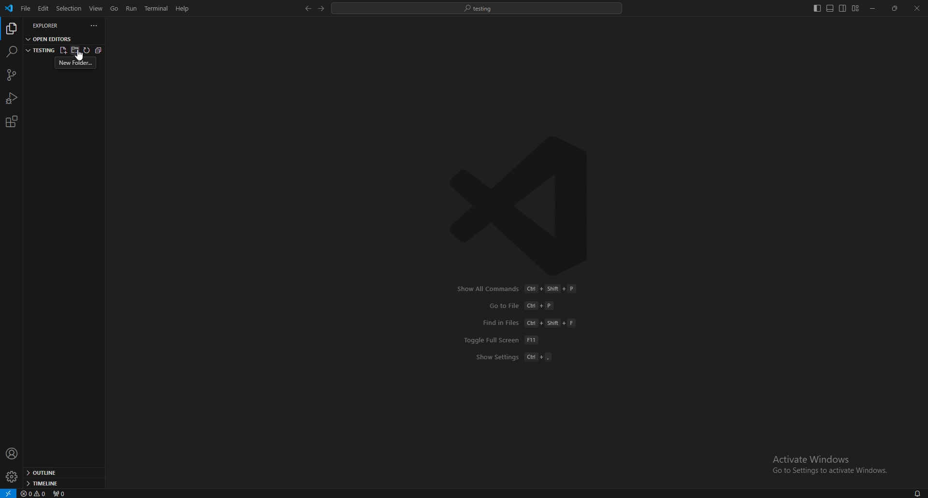 This screenshot has width=928, height=498. Describe the element at coordinates (10, 8) in the screenshot. I see `vscode` at that location.